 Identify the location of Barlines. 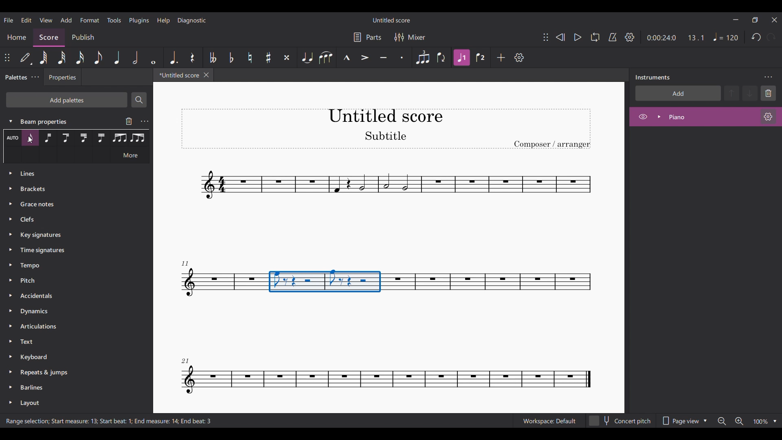
(69, 388).